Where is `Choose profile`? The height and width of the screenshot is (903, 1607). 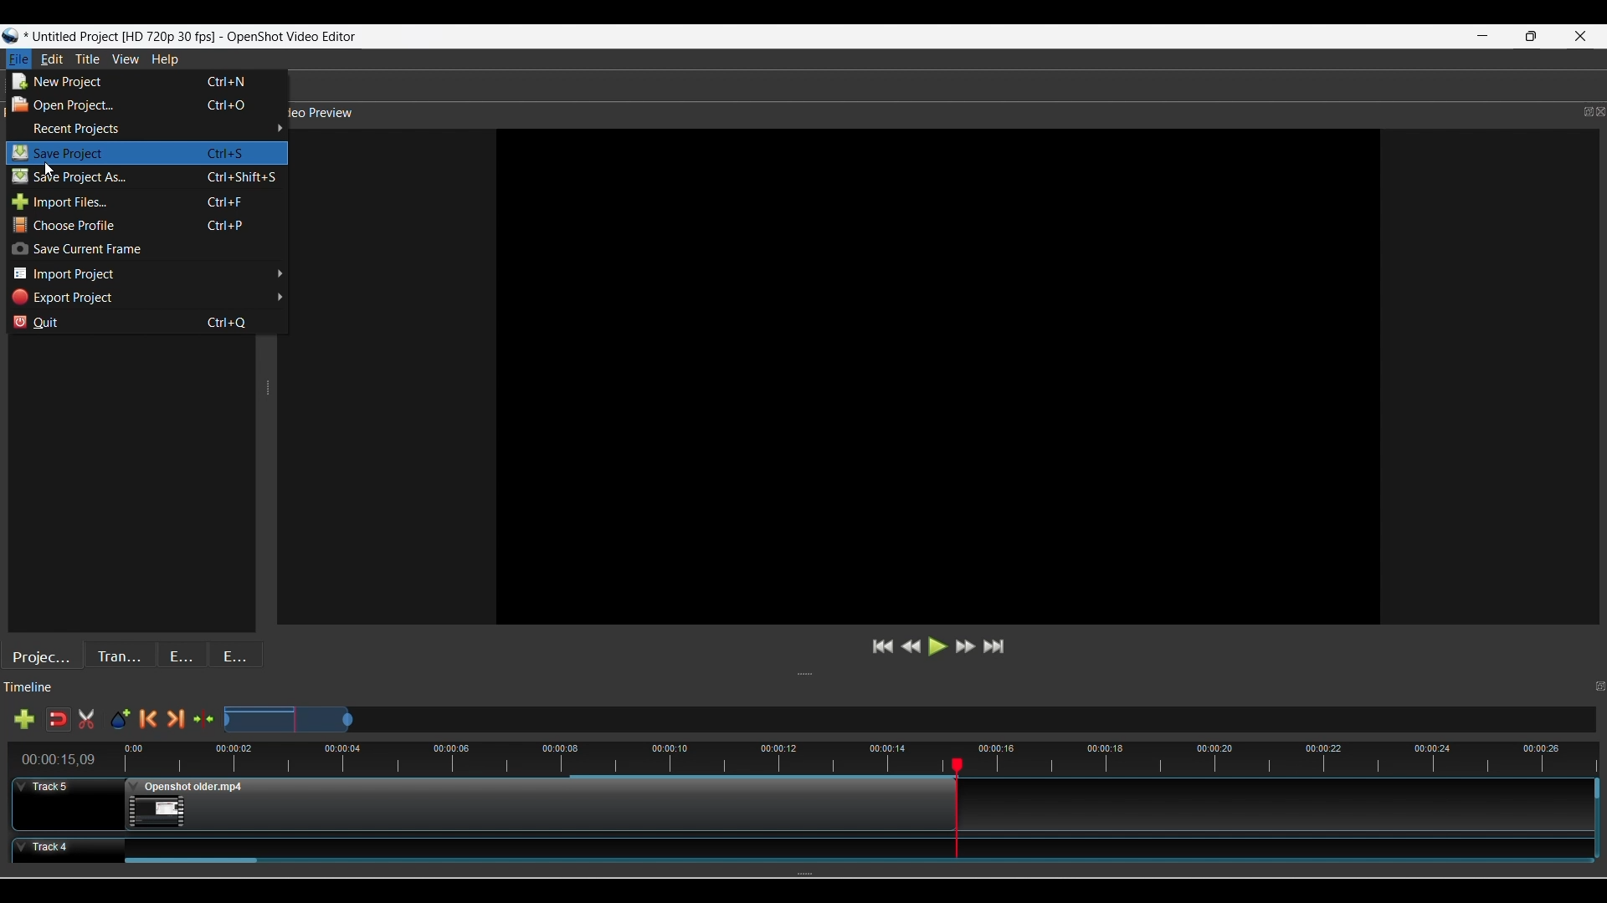 Choose profile is located at coordinates (146, 225).